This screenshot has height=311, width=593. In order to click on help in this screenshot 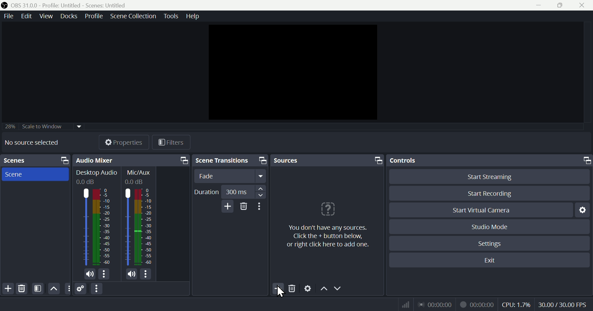, I will do `click(193, 16)`.